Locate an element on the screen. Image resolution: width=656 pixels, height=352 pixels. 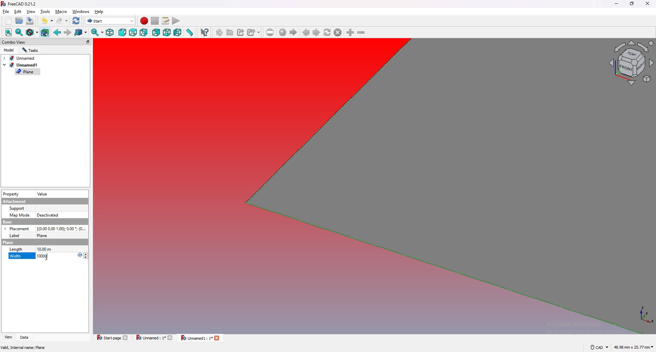
go to linked object is located at coordinates (81, 33).